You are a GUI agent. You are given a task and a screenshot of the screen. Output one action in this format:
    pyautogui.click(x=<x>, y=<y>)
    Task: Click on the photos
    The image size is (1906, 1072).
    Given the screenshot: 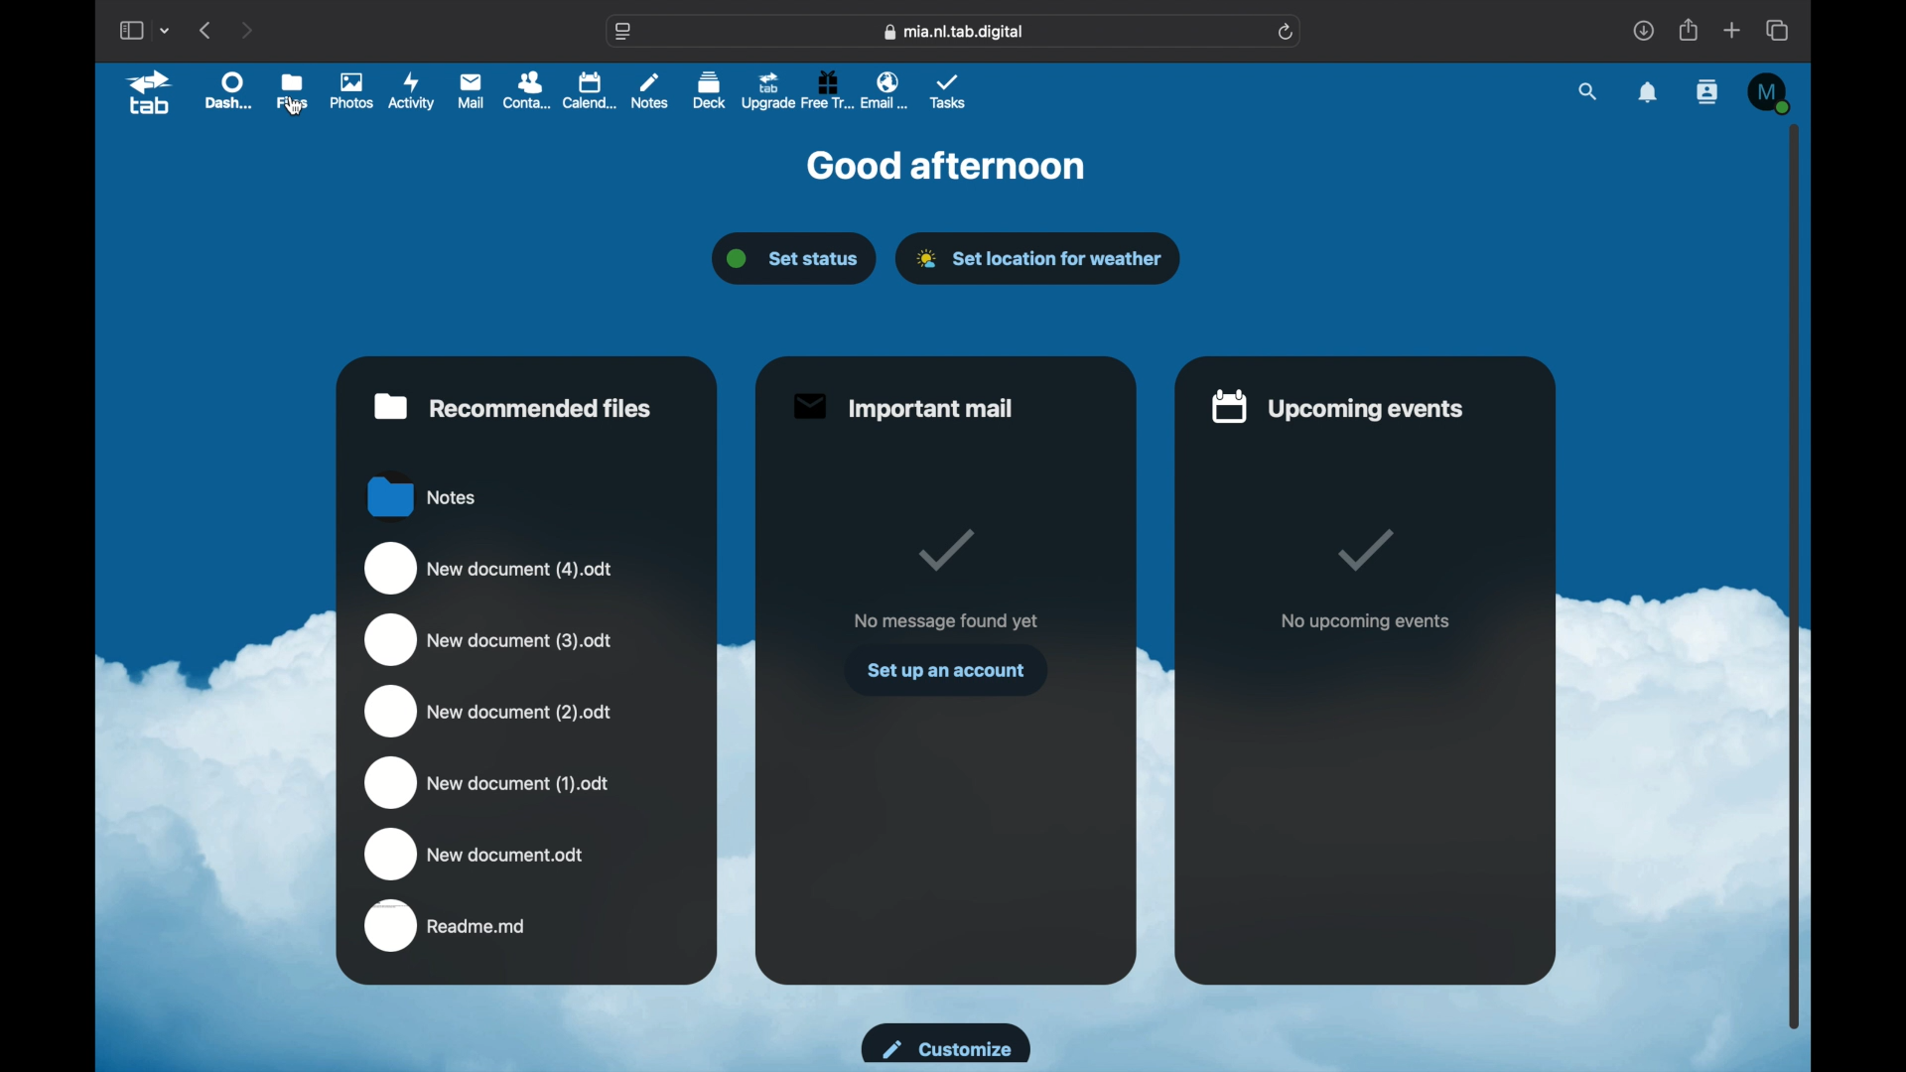 What is the action you would take?
    pyautogui.click(x=351, y=90)
    